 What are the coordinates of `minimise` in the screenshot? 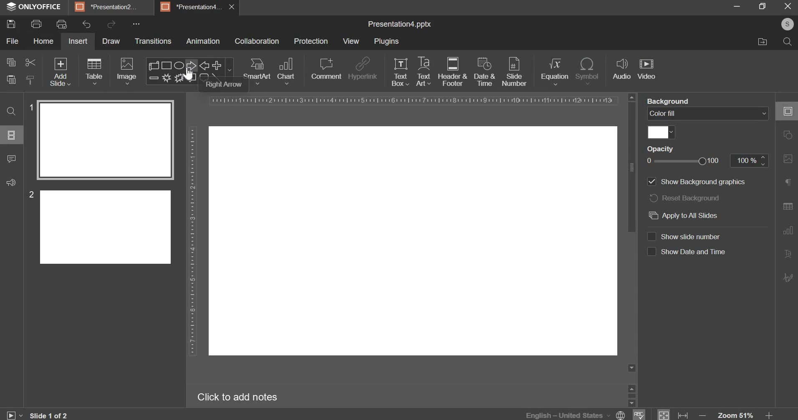 It's located at (730, 6).